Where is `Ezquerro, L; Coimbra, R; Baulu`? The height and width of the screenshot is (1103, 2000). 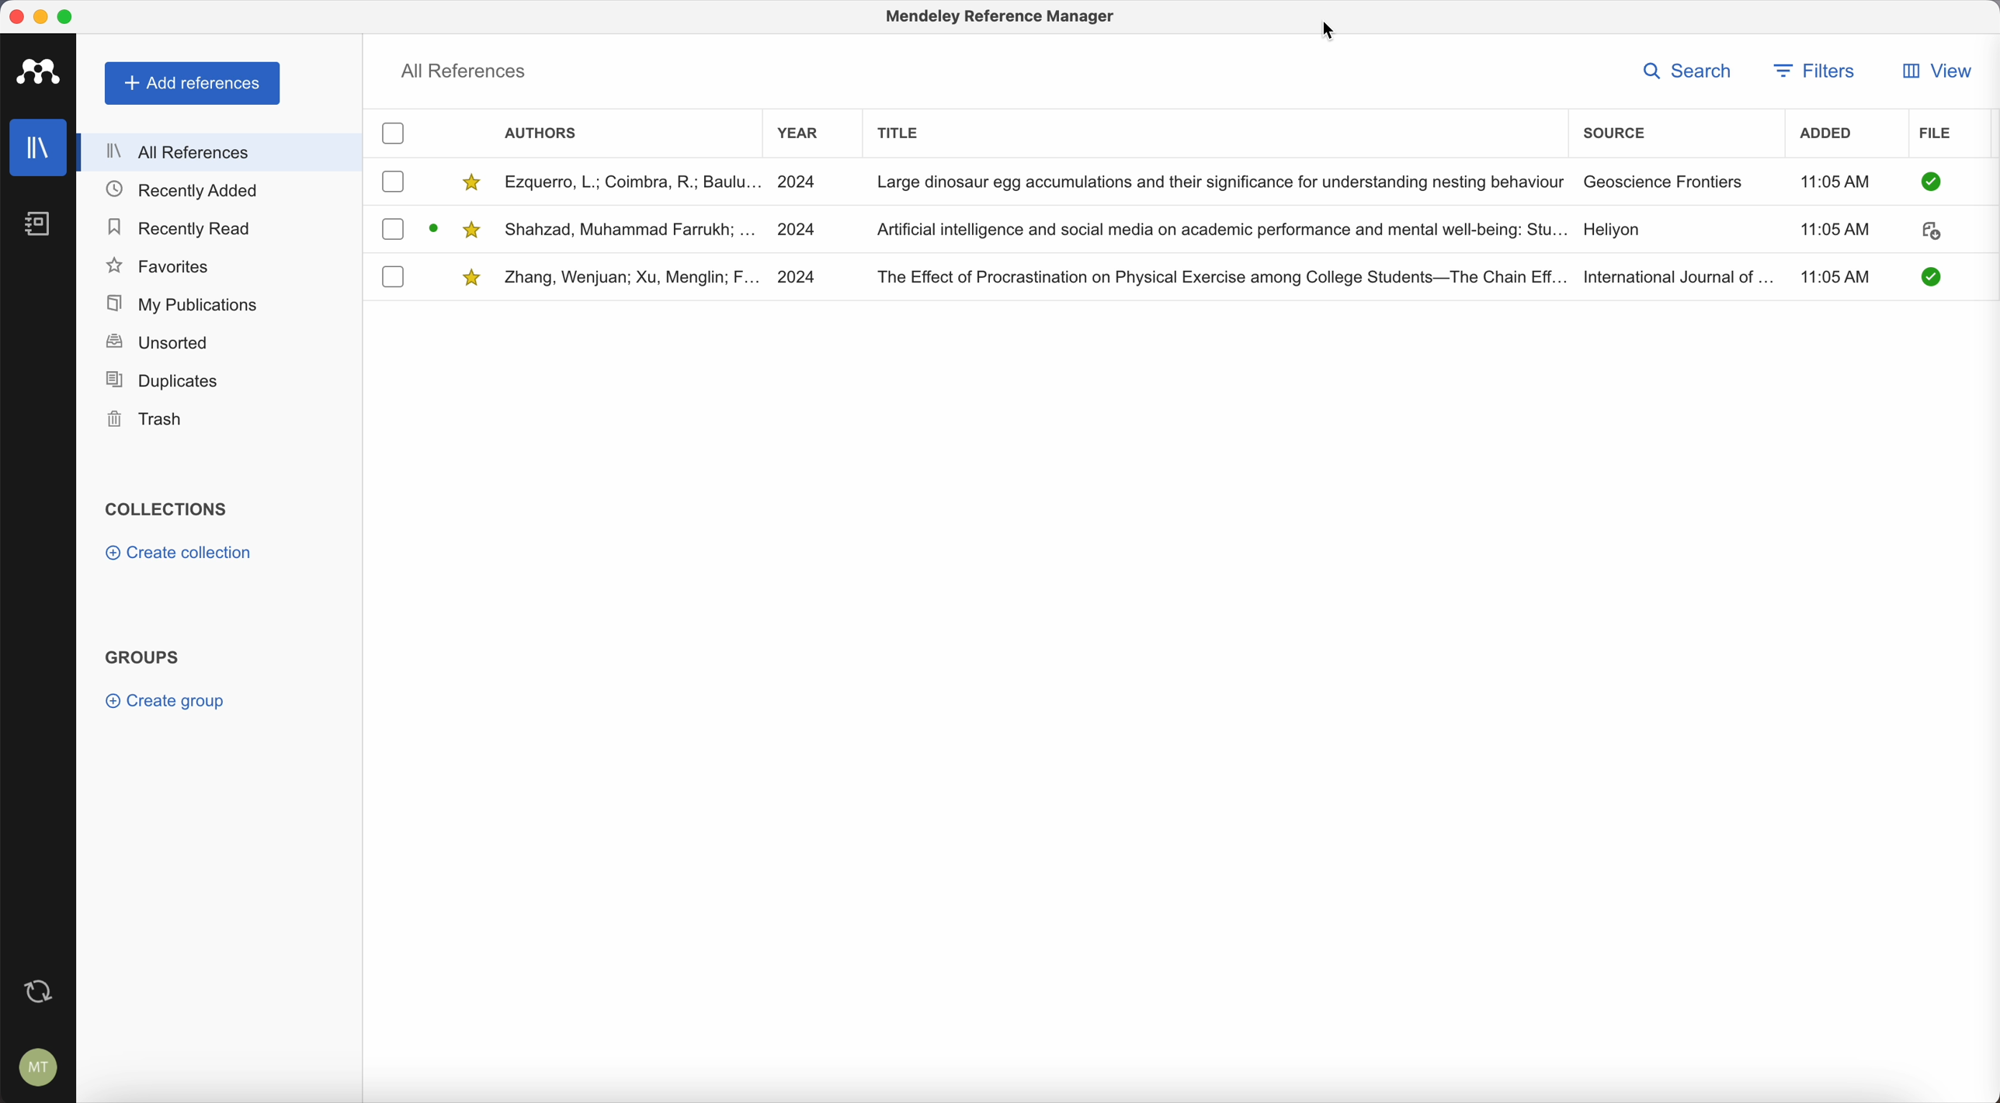 Ezquerro, L; Coimbra, R; Baulu is located at coordinates (631, 183).